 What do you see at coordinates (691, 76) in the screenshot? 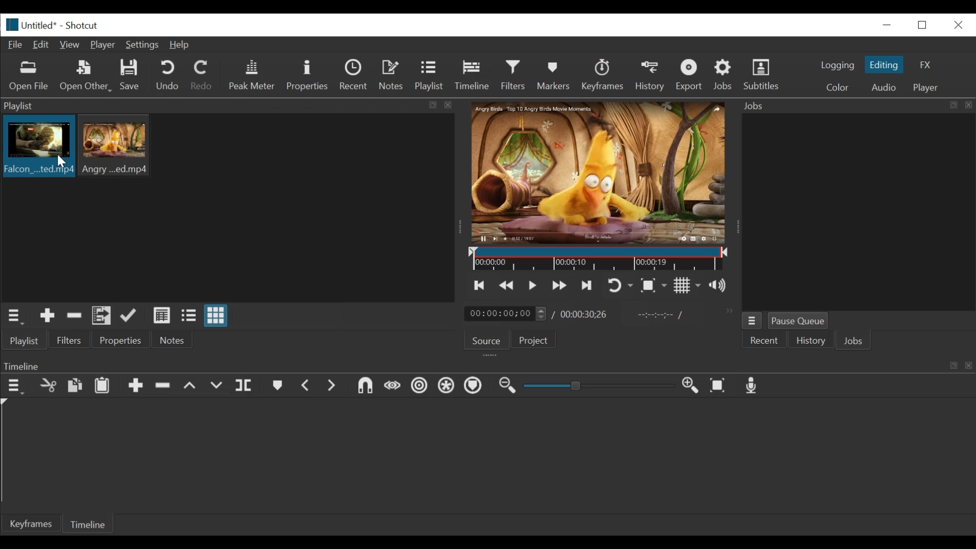
I see `Export` at bounding box center [691, 76].